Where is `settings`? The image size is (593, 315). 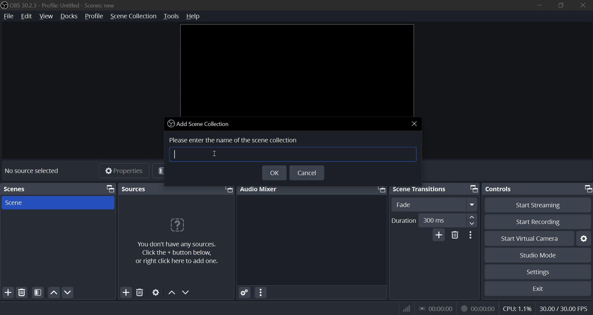
settings is located at coordinates (243, 292).